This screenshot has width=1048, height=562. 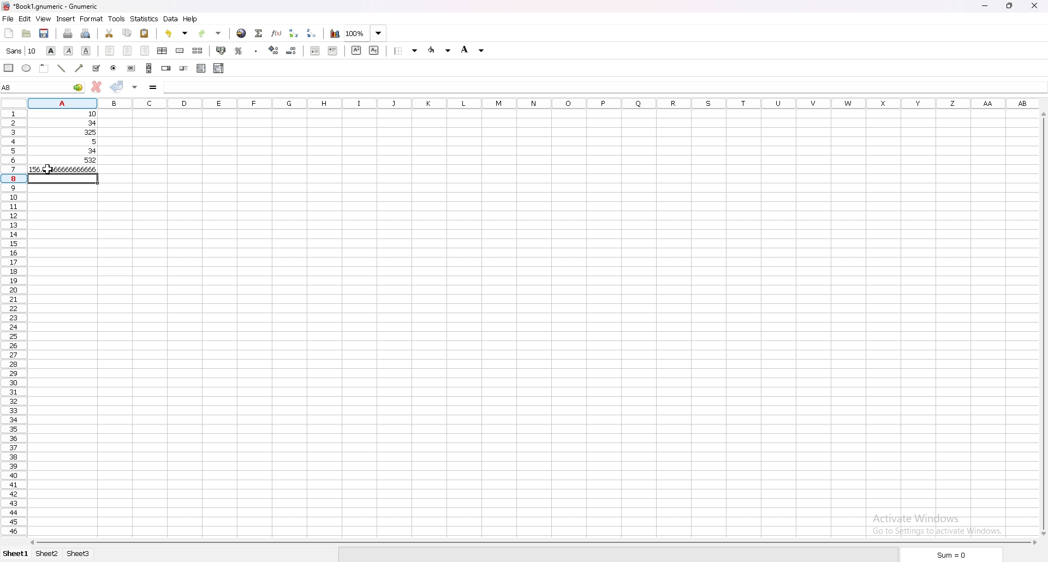 What do you see at coordinates (65, 131) in the screenshot?
I see `325` at bounding box center [65, 131].